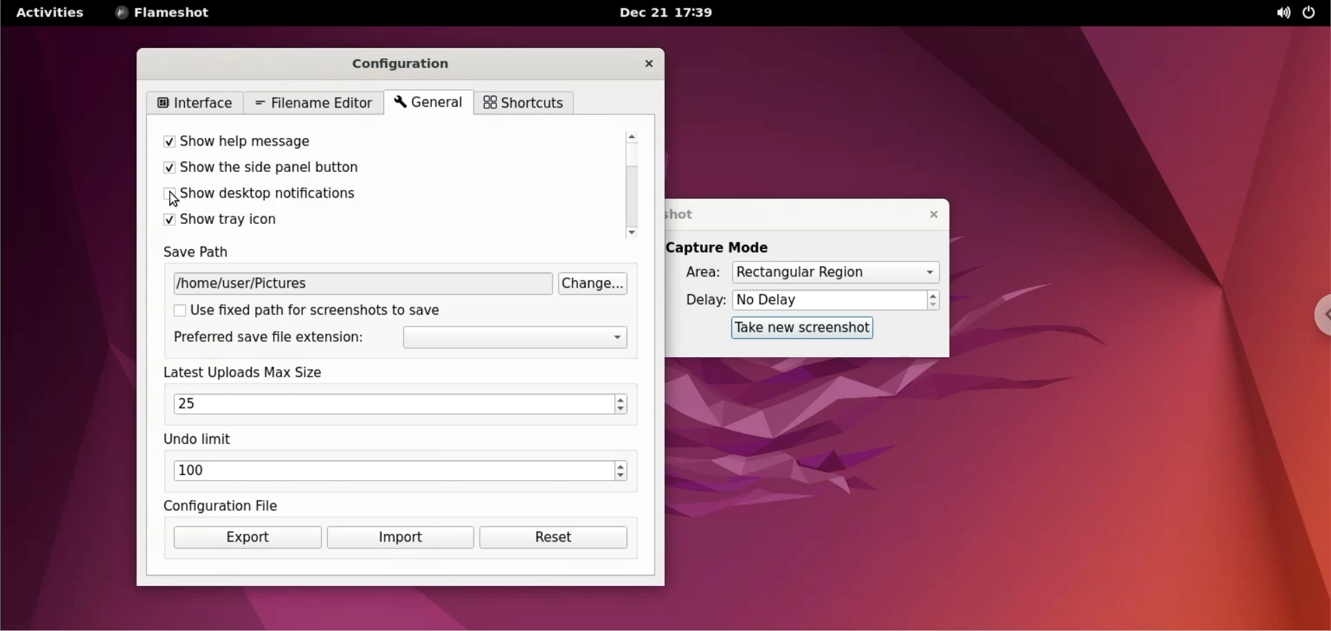  What do you see at coordinates (166, 14) in the screenshot?
I see `flameshot menu` at bounding box center [166, 14].